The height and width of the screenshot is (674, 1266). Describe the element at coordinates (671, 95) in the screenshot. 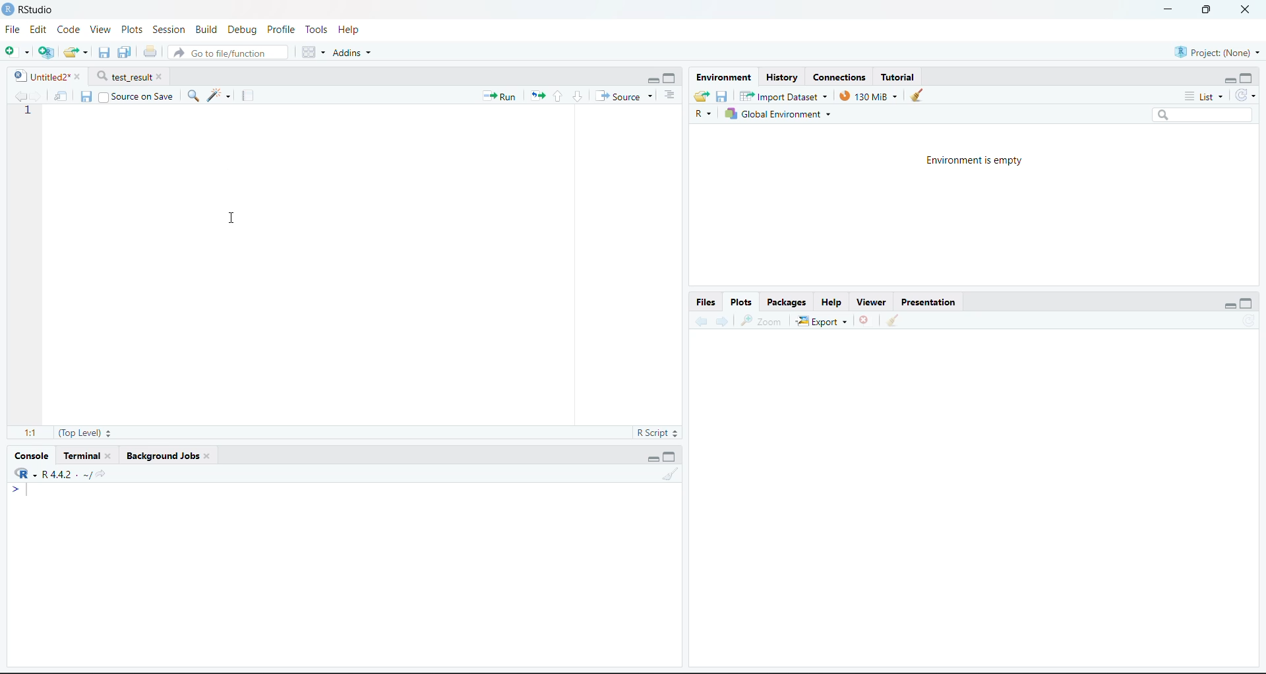

I see `List` at that location.